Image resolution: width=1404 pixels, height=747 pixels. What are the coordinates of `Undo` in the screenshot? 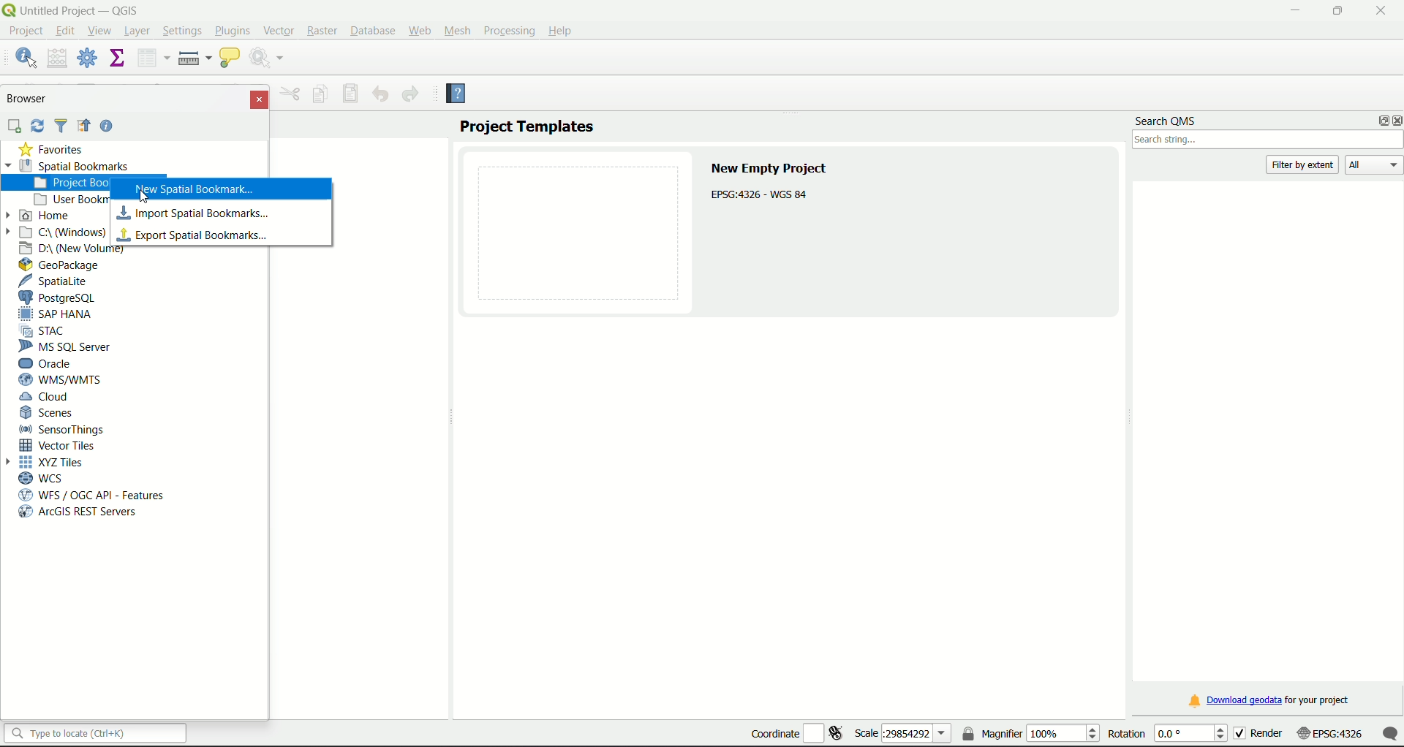 It's located at (380, 94).